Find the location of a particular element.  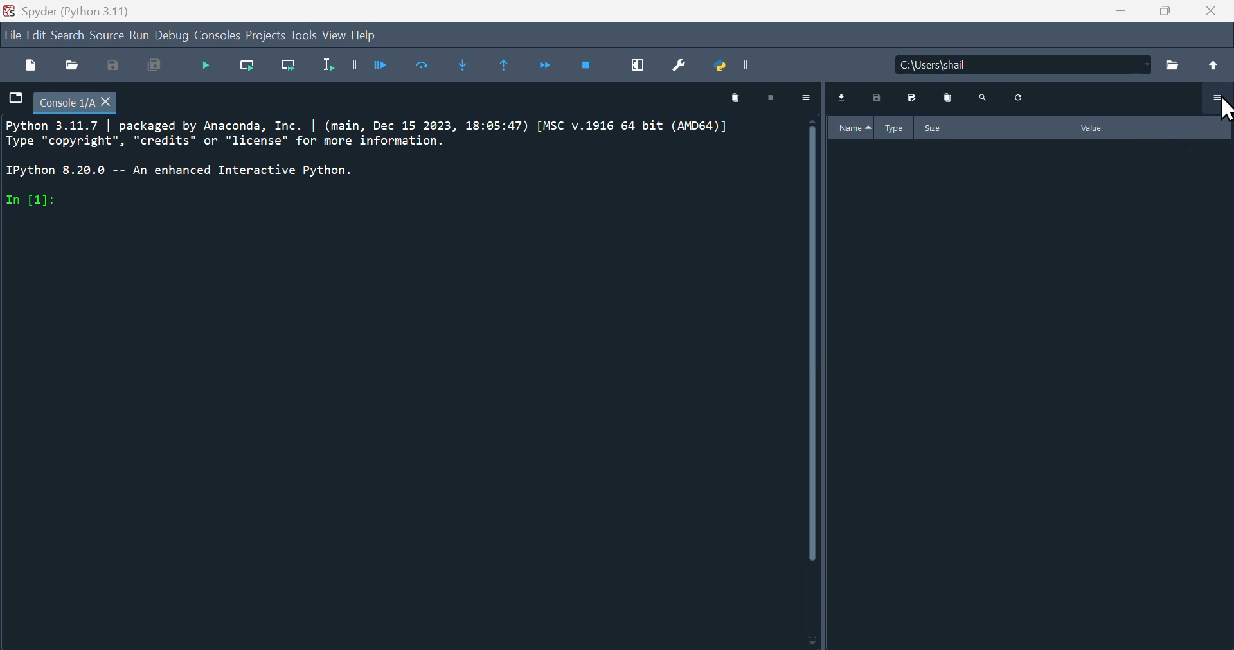

Search is located at coordinates (71, 35).